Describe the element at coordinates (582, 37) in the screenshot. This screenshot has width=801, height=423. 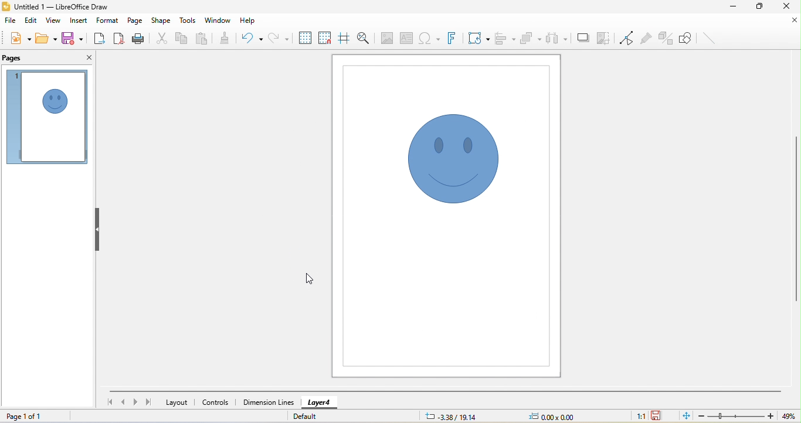
I see `shadow` at that location.